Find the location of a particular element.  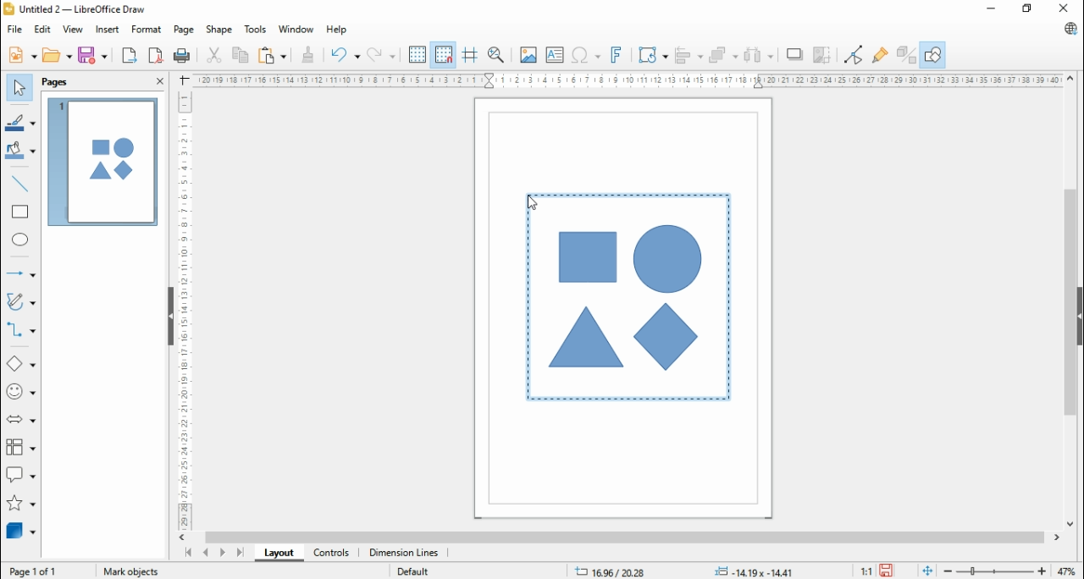

shape 3 is located at coordinates (666, 260).